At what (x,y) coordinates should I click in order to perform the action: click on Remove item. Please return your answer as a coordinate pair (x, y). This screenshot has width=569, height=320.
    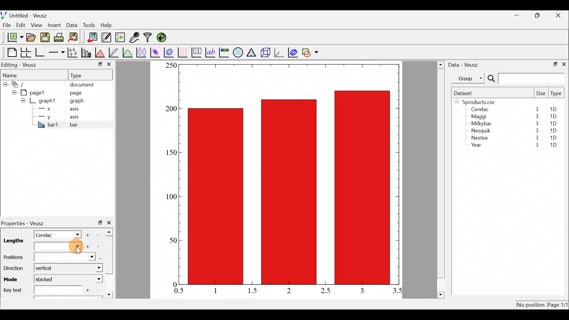
    Looking at the image, I should click on (100, 234).